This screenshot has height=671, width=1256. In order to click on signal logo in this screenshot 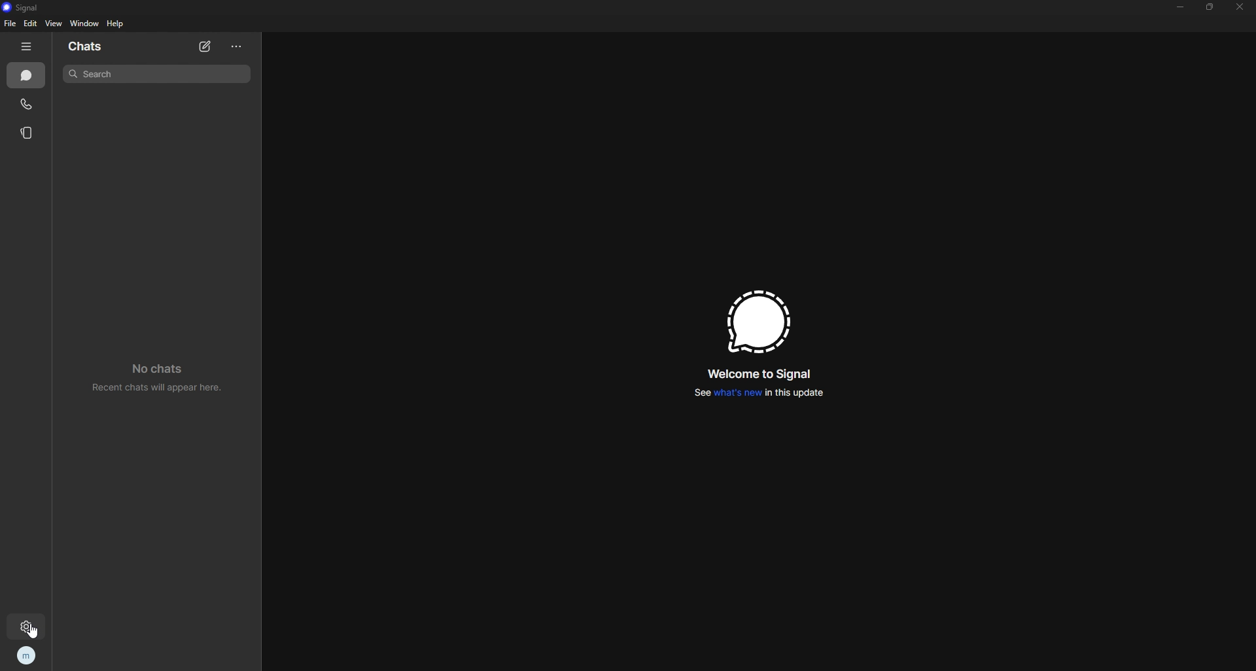, I will do `click(756, 322)`.